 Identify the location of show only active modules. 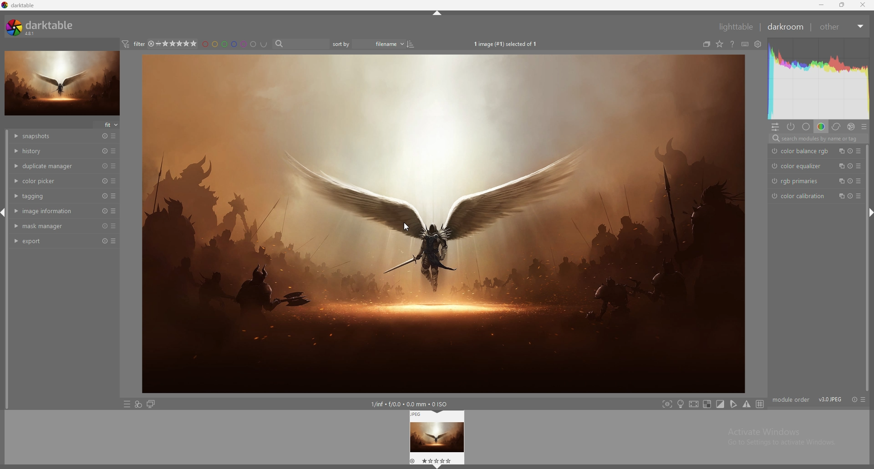
(791, 127).